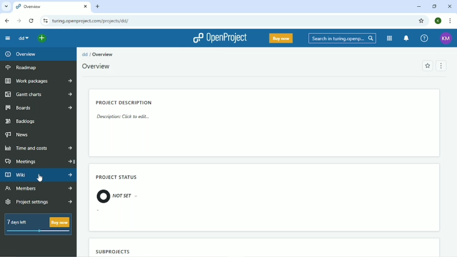 The height and width of the screenshot is (257, 457). Describe the element at coordinates (449, 21) in the screenshot. I see `Customize and control google chrome` at that location.